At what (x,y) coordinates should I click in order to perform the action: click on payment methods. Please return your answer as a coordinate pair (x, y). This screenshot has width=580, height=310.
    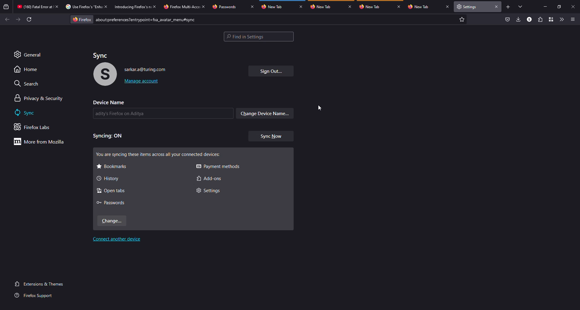
    Looking at the image, I should click on (218, 167).